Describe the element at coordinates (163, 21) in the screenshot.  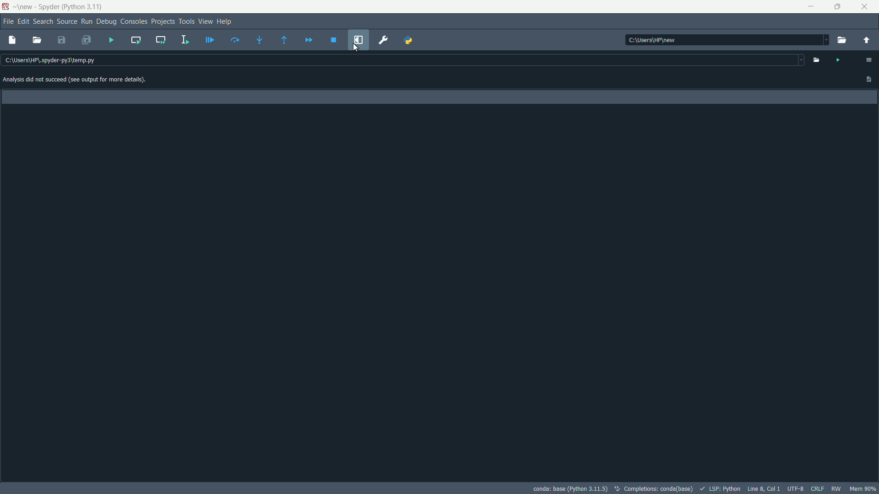
I see `projects menu` at that location.